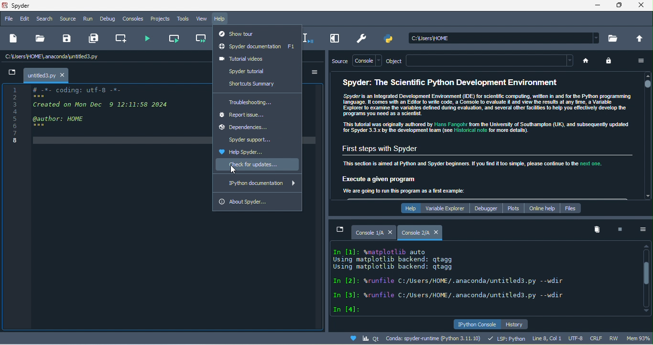 The height and width of the screenshot is (345, 653). I want to click on help, so click(408, 208).